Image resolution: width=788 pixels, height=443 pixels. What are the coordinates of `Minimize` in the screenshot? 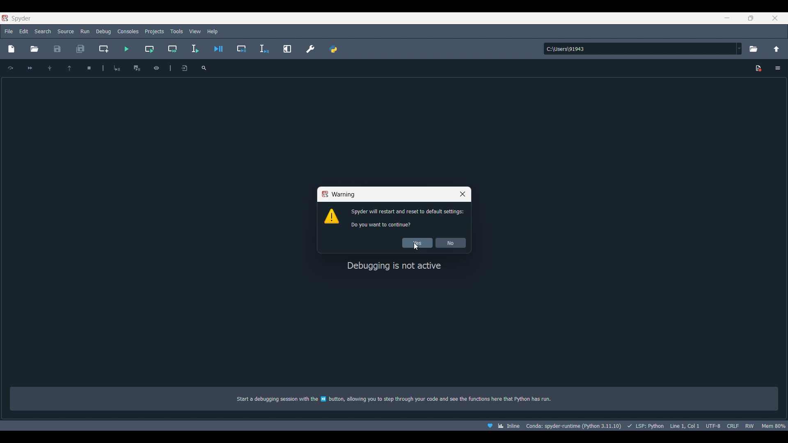 It's located at (727, 18).